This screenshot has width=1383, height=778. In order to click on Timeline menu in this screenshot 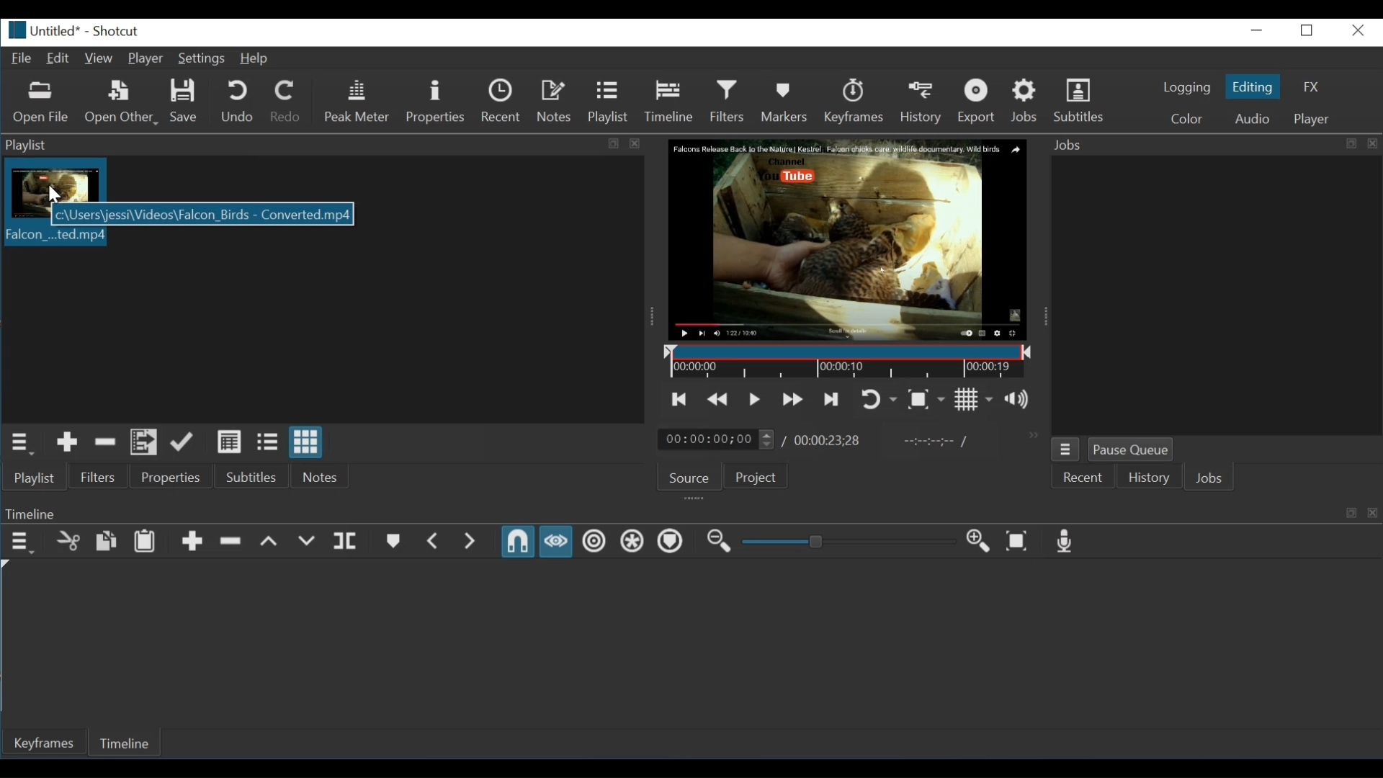, I will do `click(22, 542)`.